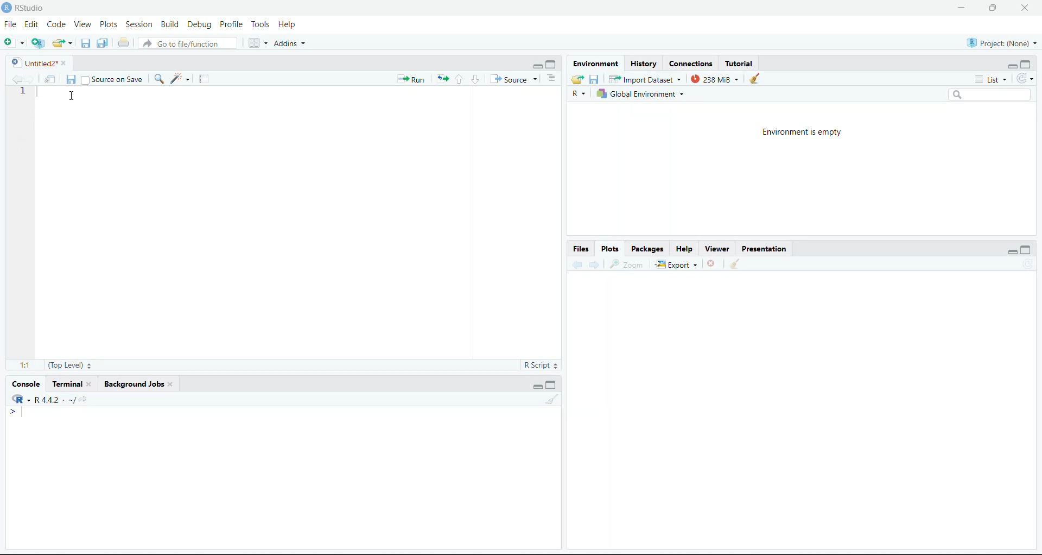 This screenshot has height=555, width=1042. Describe the element at coordinates (610, 249) in the screenshot. I see `Plots` at that location.